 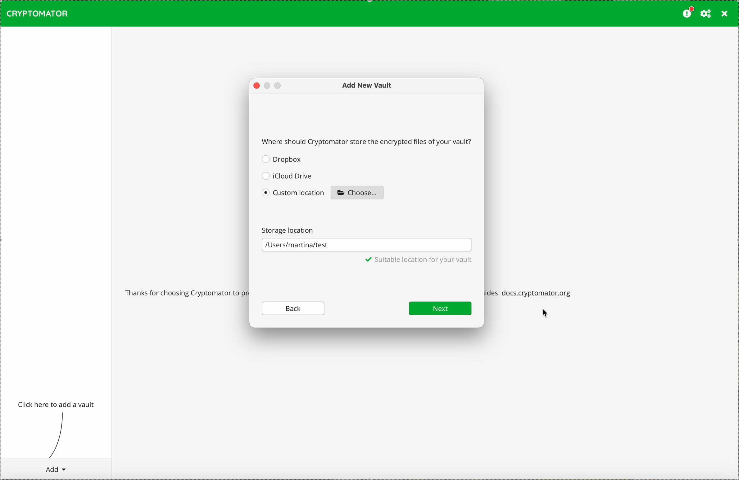 What do you see at coordinates (291, 229) in the screenshot?
I see `storage location` at bounding box center [291, 229].